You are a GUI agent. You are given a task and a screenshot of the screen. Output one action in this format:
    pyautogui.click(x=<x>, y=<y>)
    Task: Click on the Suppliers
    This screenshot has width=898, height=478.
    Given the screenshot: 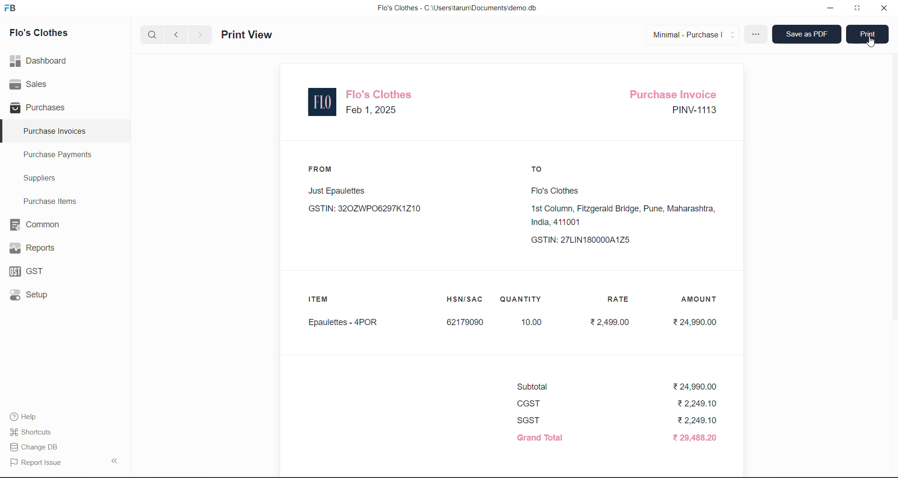 What is the action you would take?
    pyautogui.click(x=45, y=180)
    